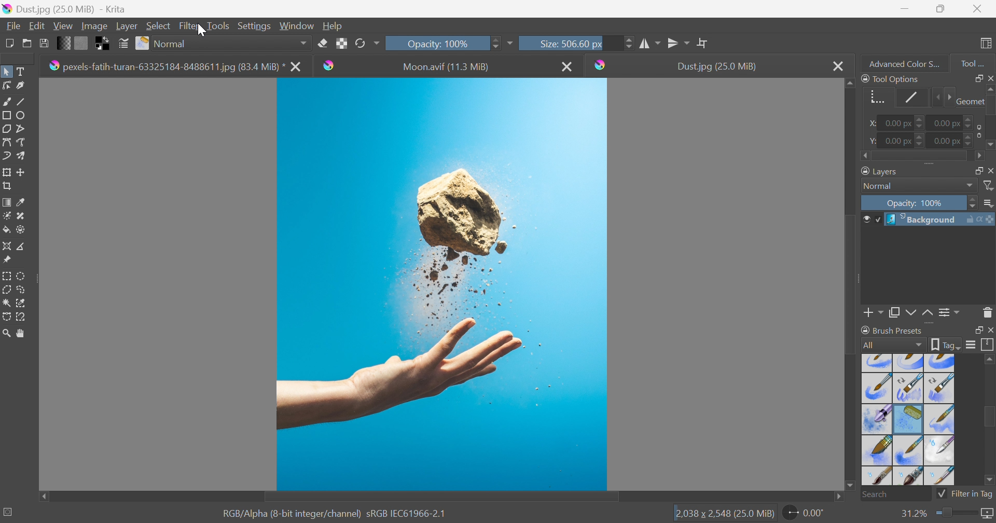 Image resolution: width=996 pixels, height=523 pixels. I want to click on Edit brush preset, so click(123, 44).